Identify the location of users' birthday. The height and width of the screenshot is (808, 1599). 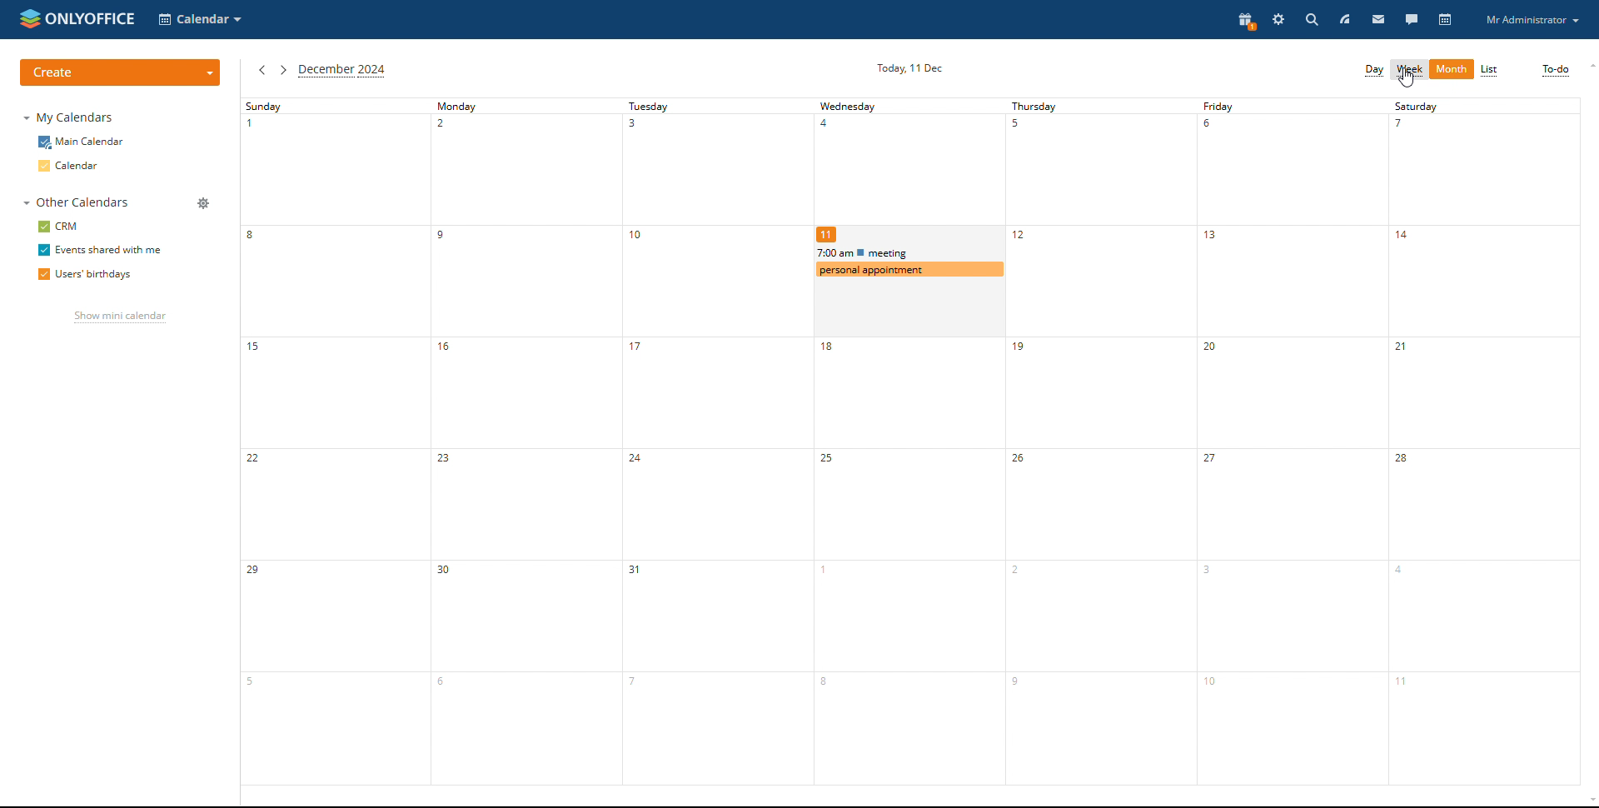
(86, 274).